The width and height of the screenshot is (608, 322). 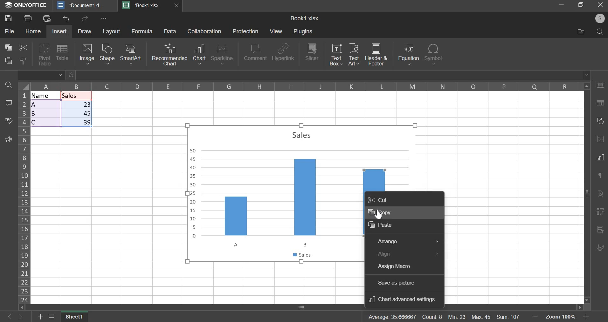 I want to click on comment, so click(x=255, y=53).